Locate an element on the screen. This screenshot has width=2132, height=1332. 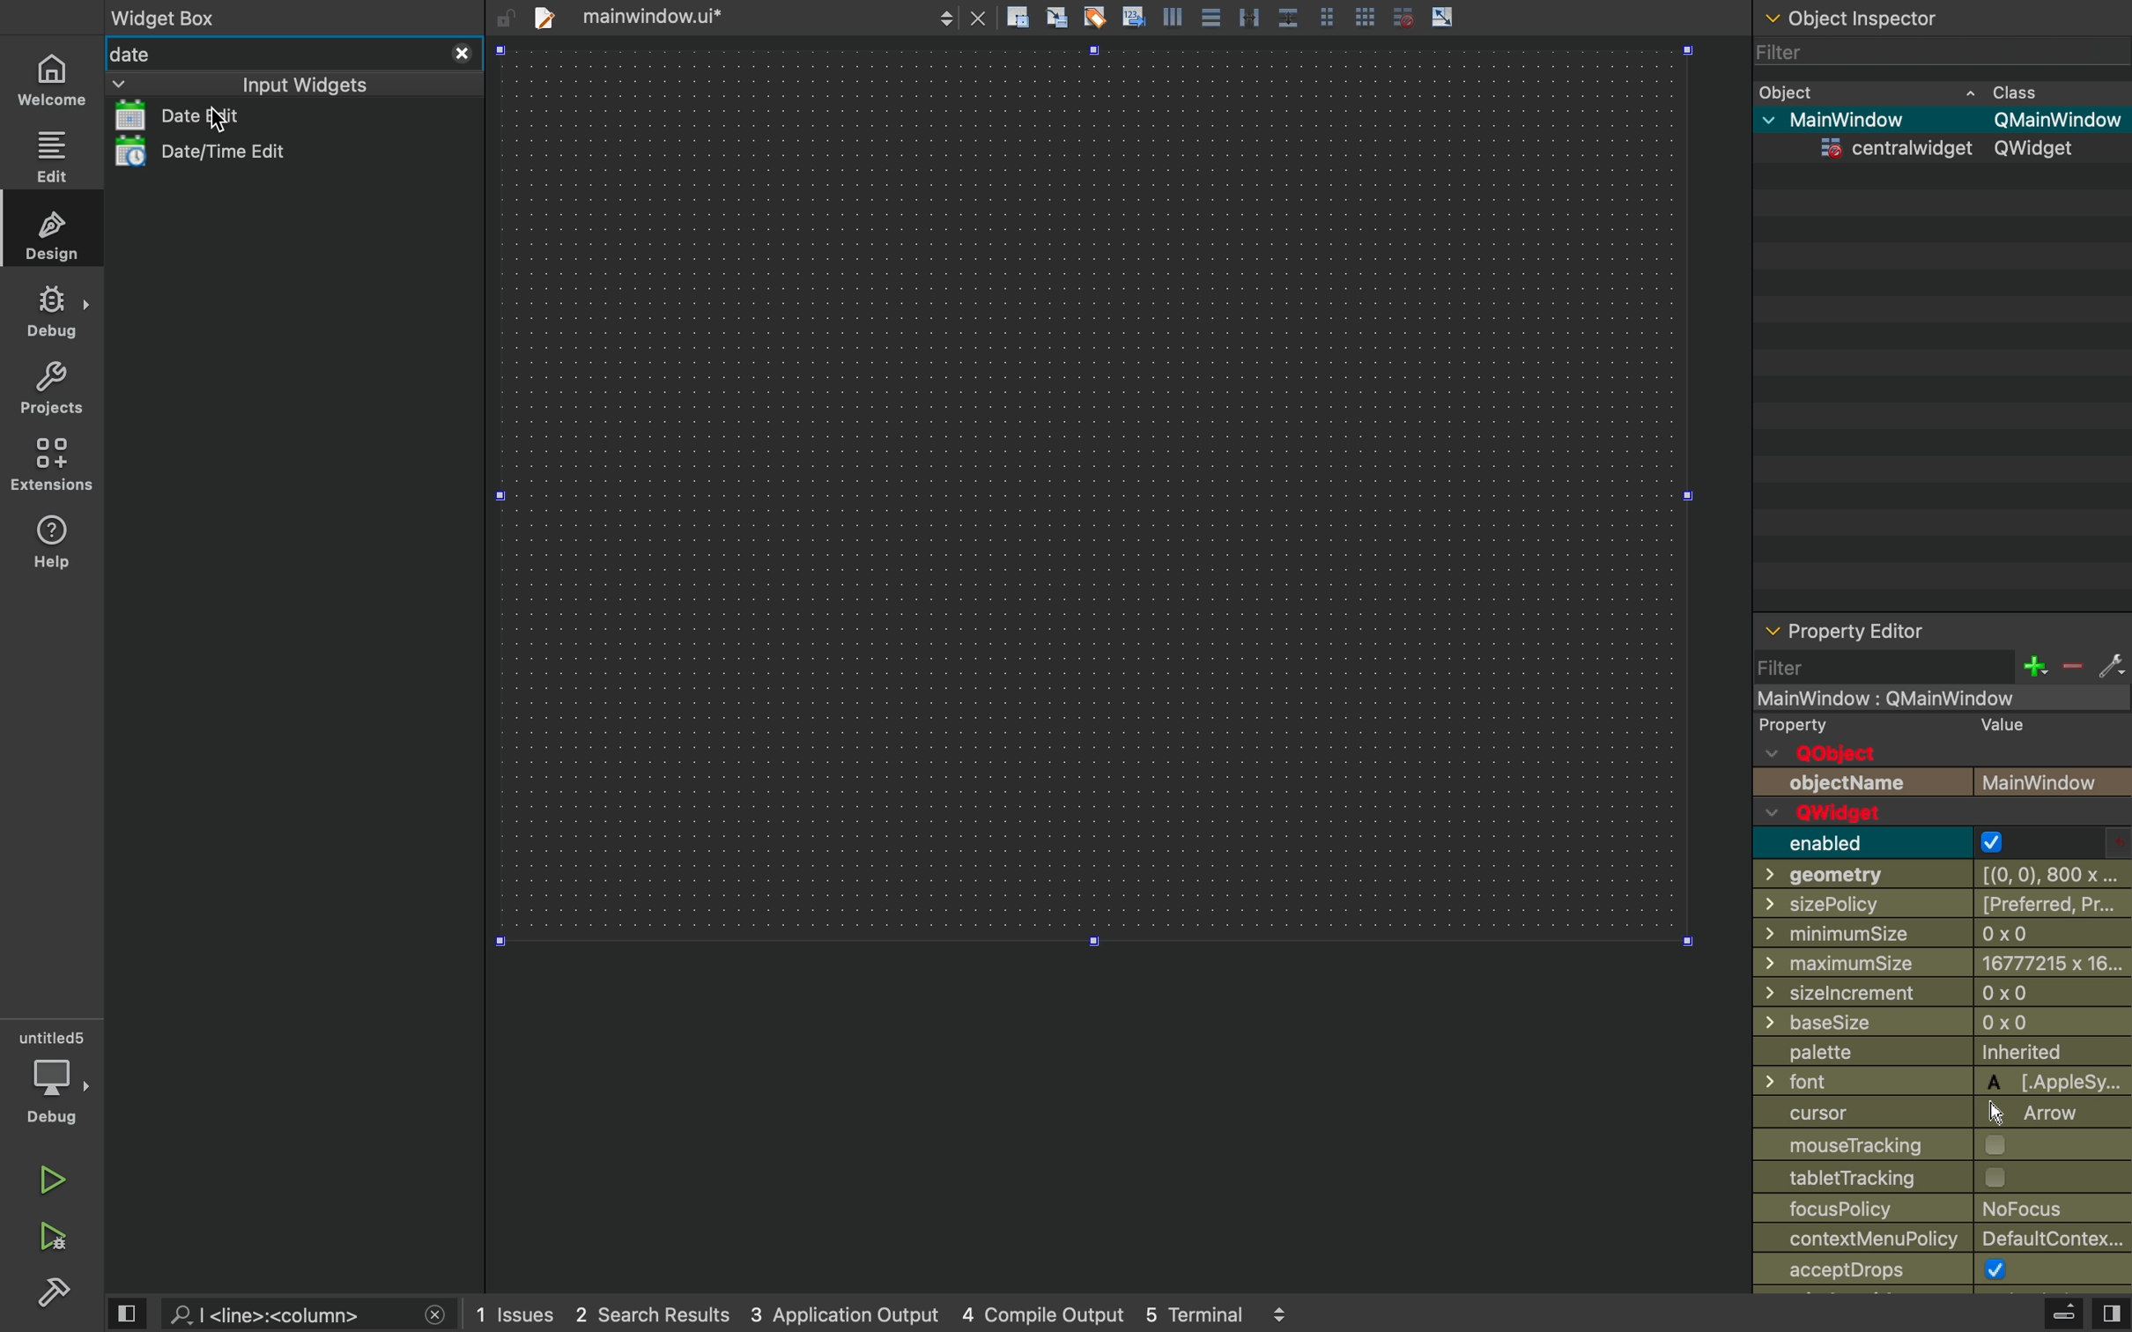
close is located at coordinates (463, 54).